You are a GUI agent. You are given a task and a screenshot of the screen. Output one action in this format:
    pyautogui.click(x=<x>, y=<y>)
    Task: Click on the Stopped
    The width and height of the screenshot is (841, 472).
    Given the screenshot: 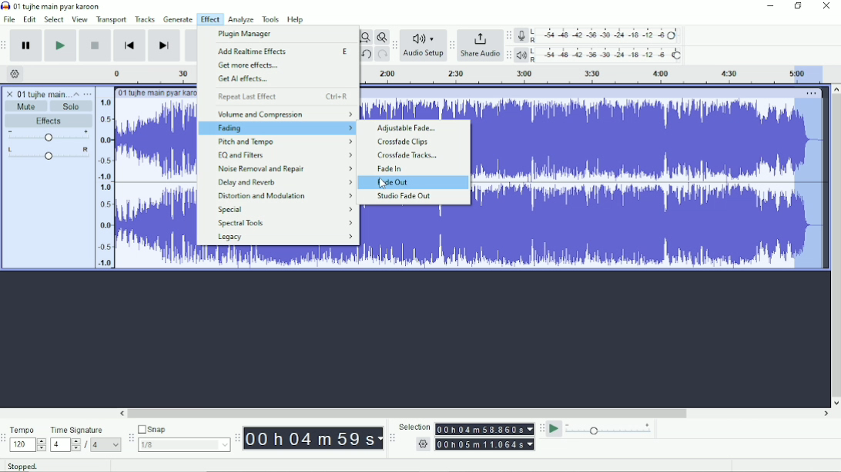 What is the action you would take?
    pyautogui.click(x=21, y=467)
    